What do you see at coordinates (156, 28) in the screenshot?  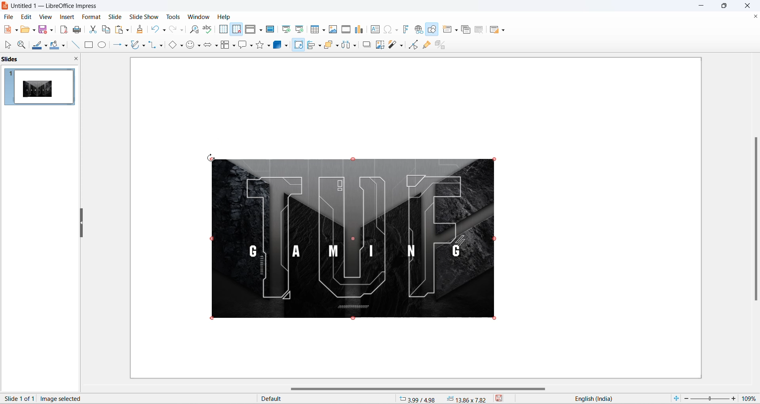 I see `undo` at bounding box center [156, 28].